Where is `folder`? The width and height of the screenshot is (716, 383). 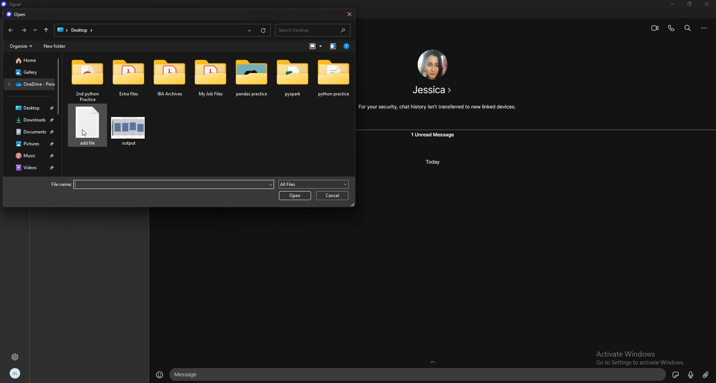 folder is located at coordinates (333, 80).